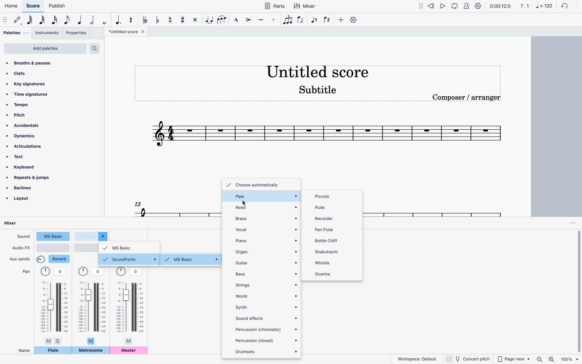  Describe the element at coordinates (46, 83) in the screenshot. I see `key signatures` at that location.